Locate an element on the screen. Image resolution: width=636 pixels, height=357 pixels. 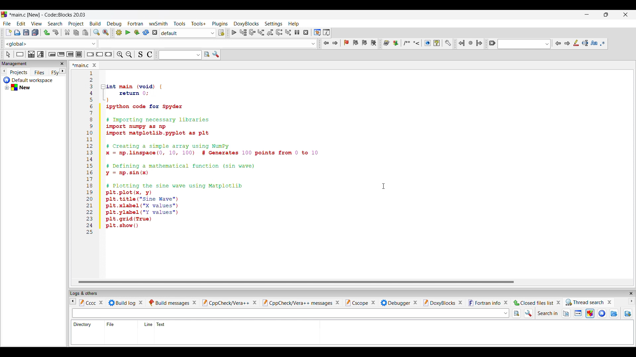
 is located at coordinates (538, 303).